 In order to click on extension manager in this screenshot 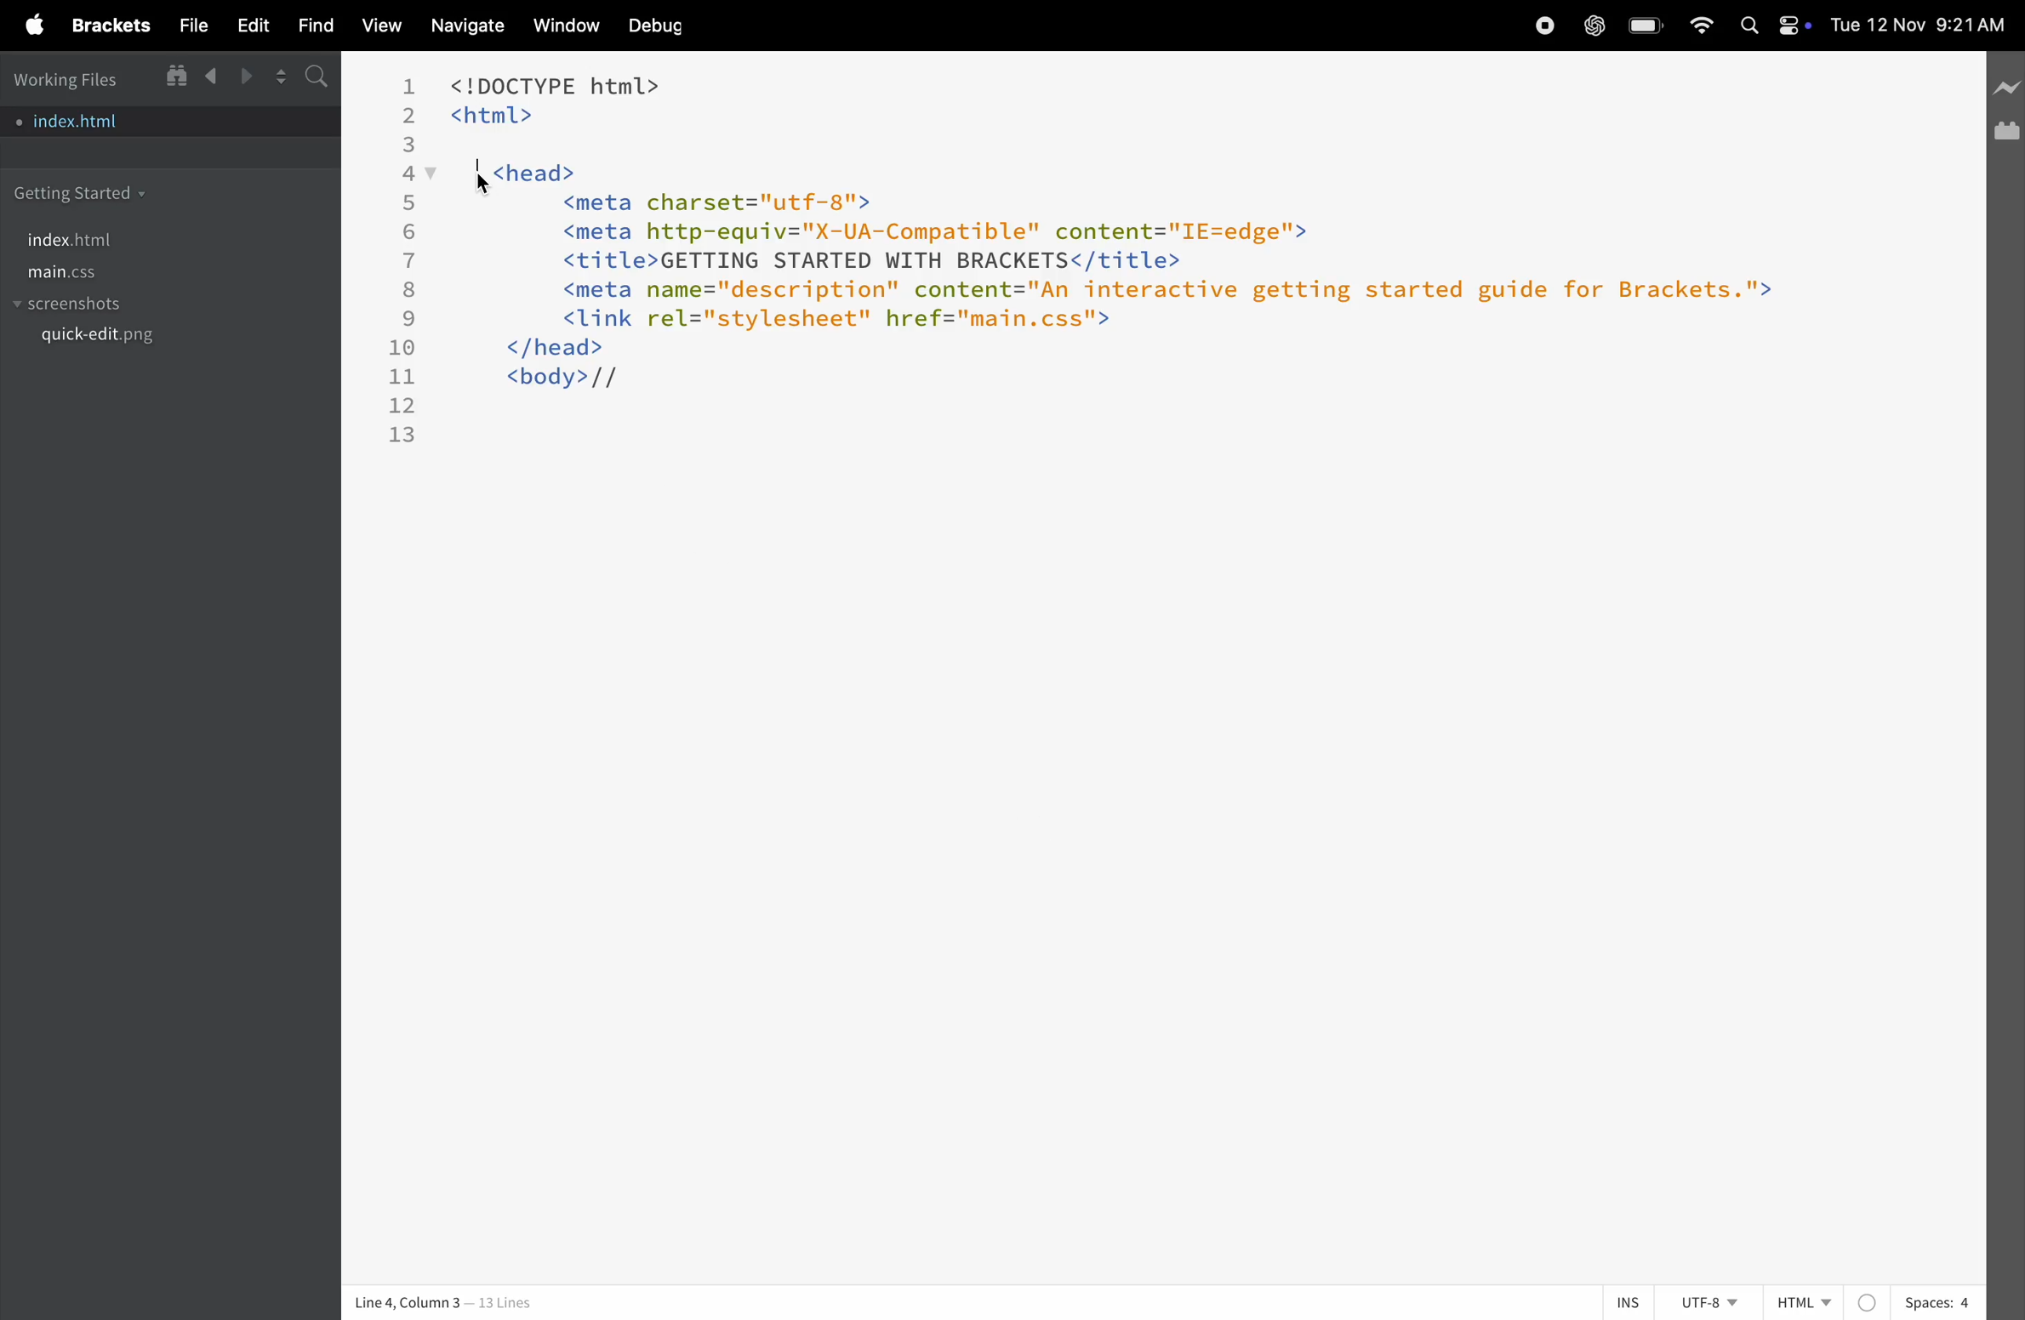, I will do `click(2006, 133)`.